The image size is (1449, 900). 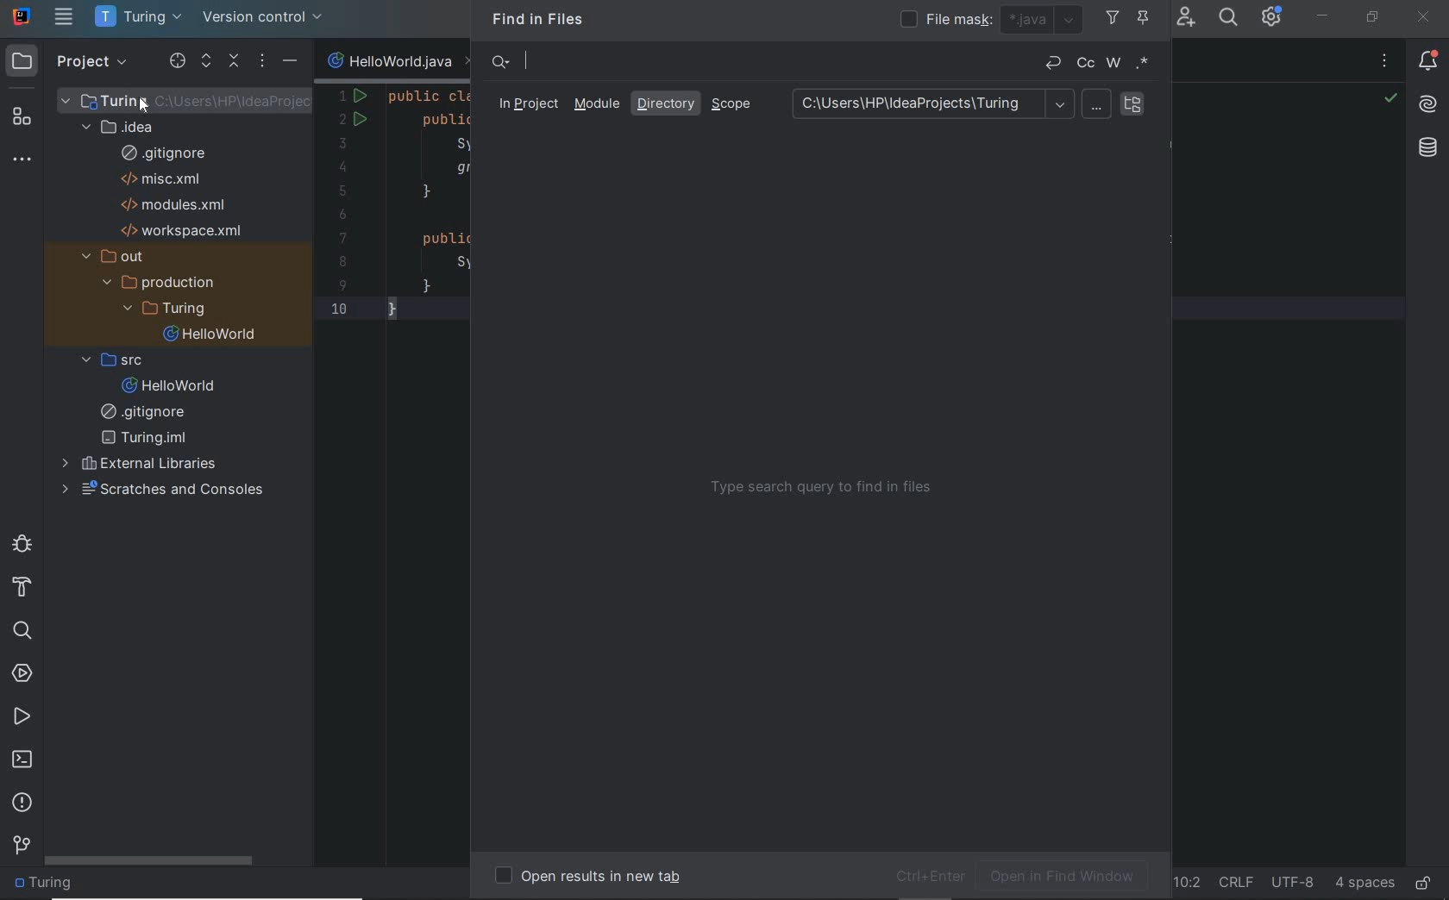 What do you see at coordinates (524, 104) in the screenshot?
I see `In project` at bounding box center [524, 104].